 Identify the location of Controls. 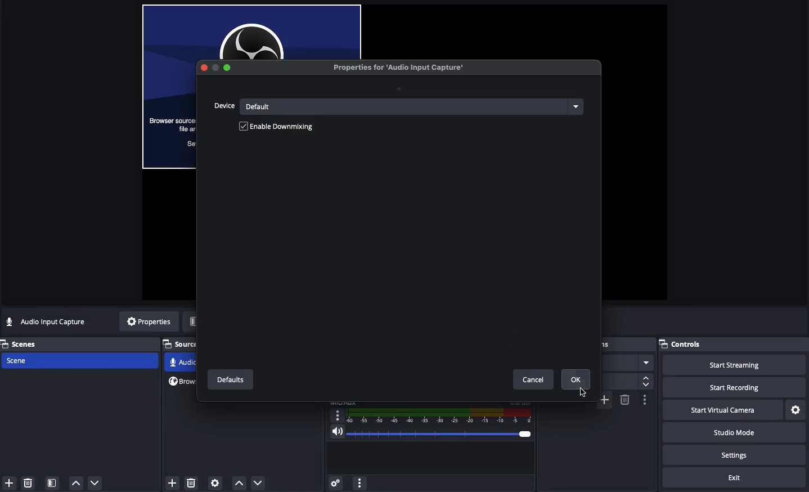
(685, 345).